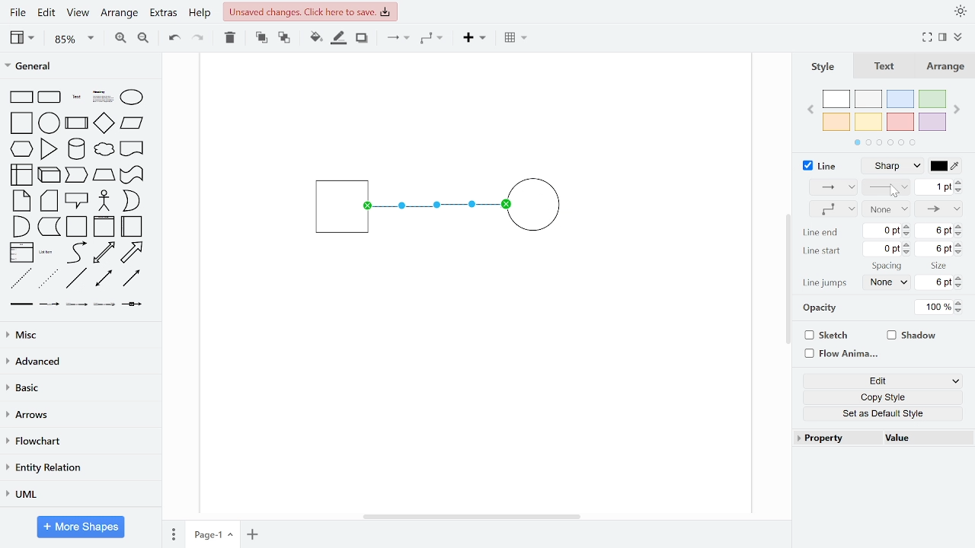 This screenshot has width=975, height=548. Describe the element at coordinates (75, 175) in the screenshot. I see `step` at that location.